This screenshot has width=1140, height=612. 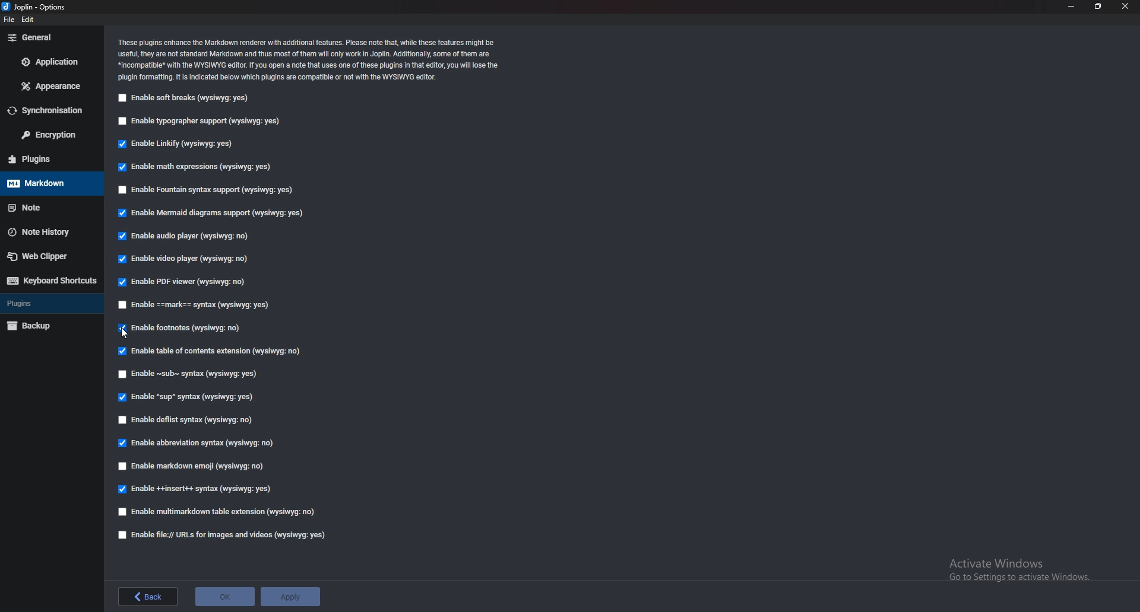 What do you see at coordinates (194, 444) in the screenshot?
I see `Enable abbreviation syntax` at bounding box center [194, 444].